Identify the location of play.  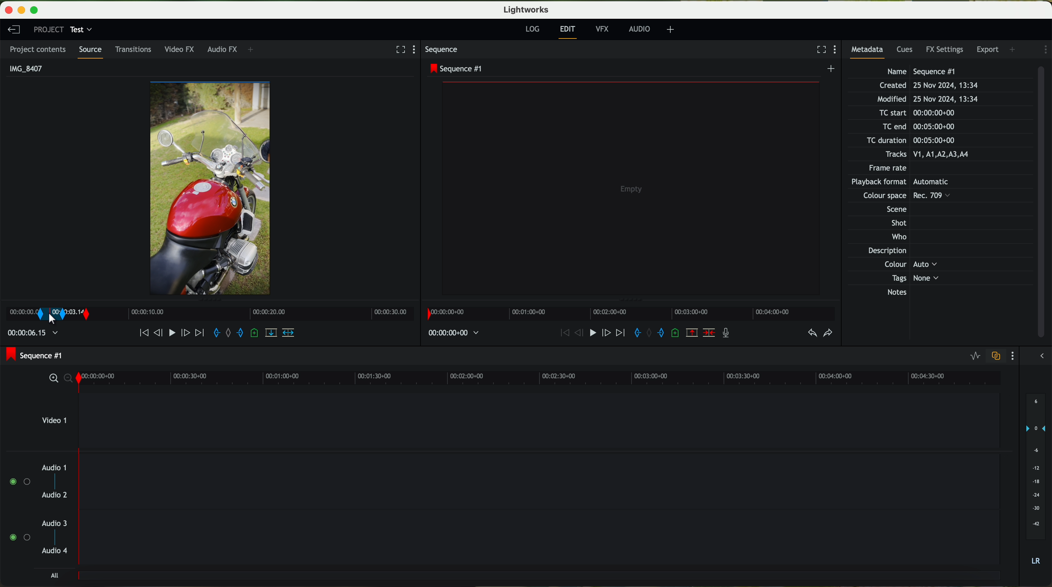
(588, 334).